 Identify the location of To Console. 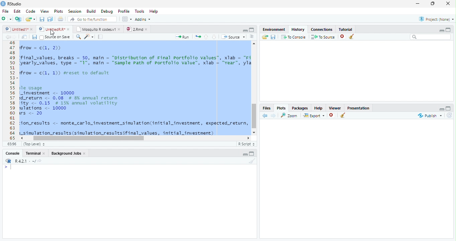
(293, 37).